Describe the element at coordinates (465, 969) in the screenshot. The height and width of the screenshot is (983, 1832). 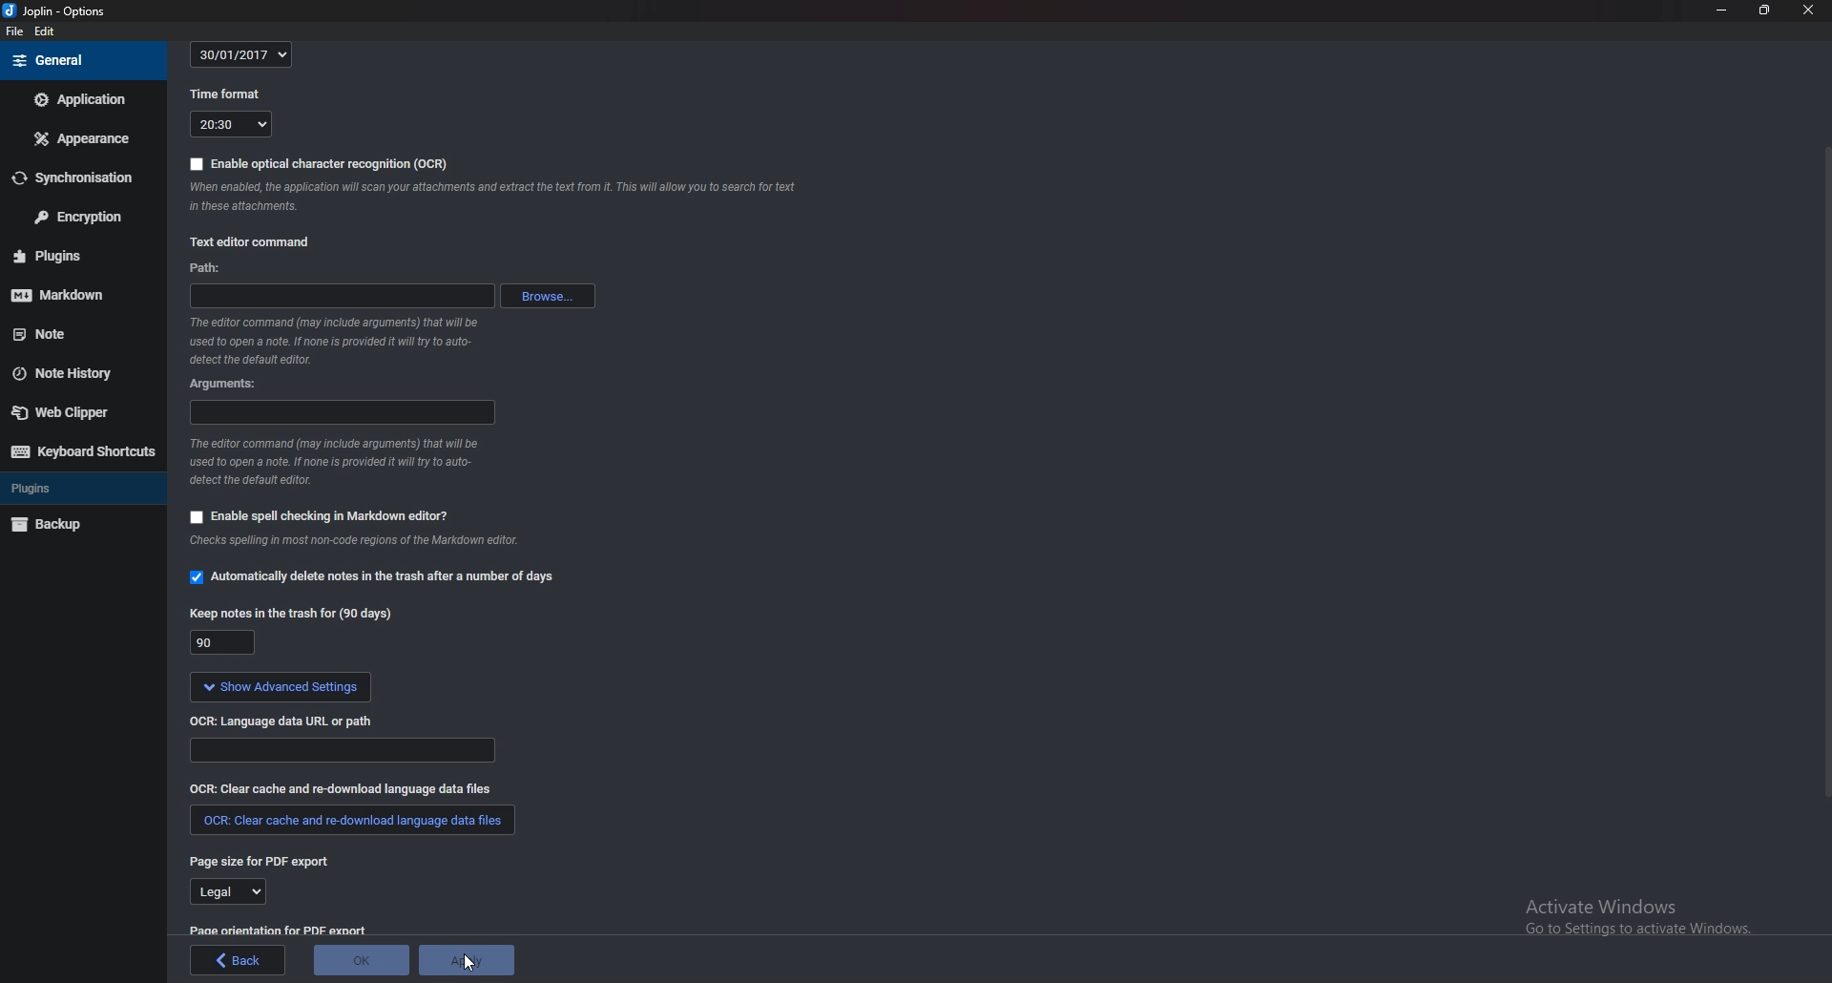
I see `cursor` at that location.